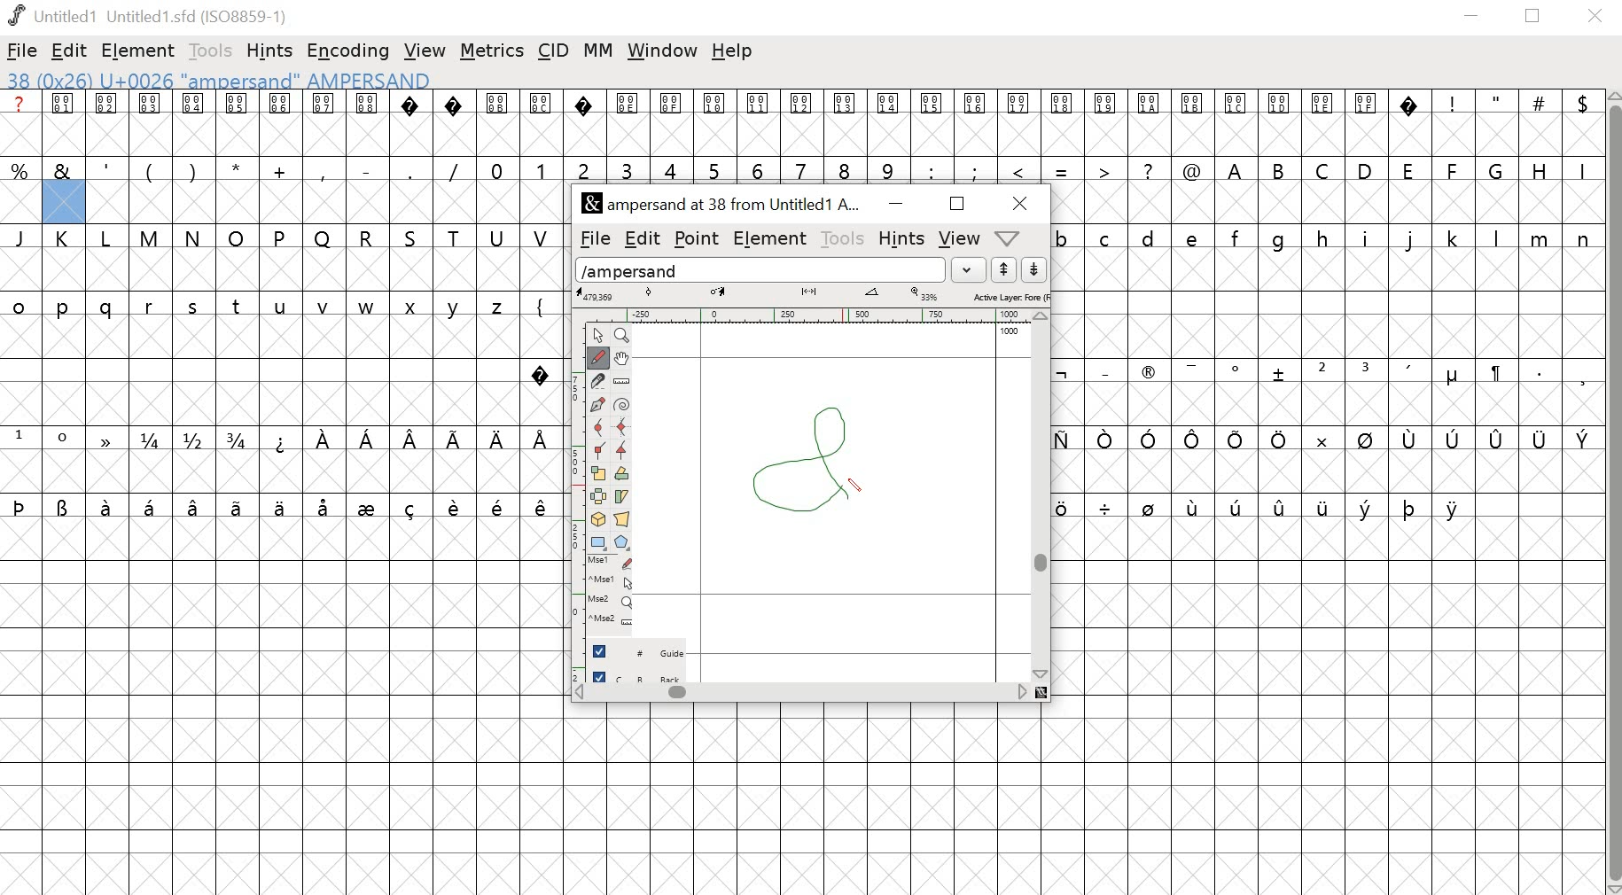 The width and height of the screenshot is (1622, 895). What do you see at coordinates (976, 121) in the screenshot?
I see `0016` at bounding box center [976, 121].